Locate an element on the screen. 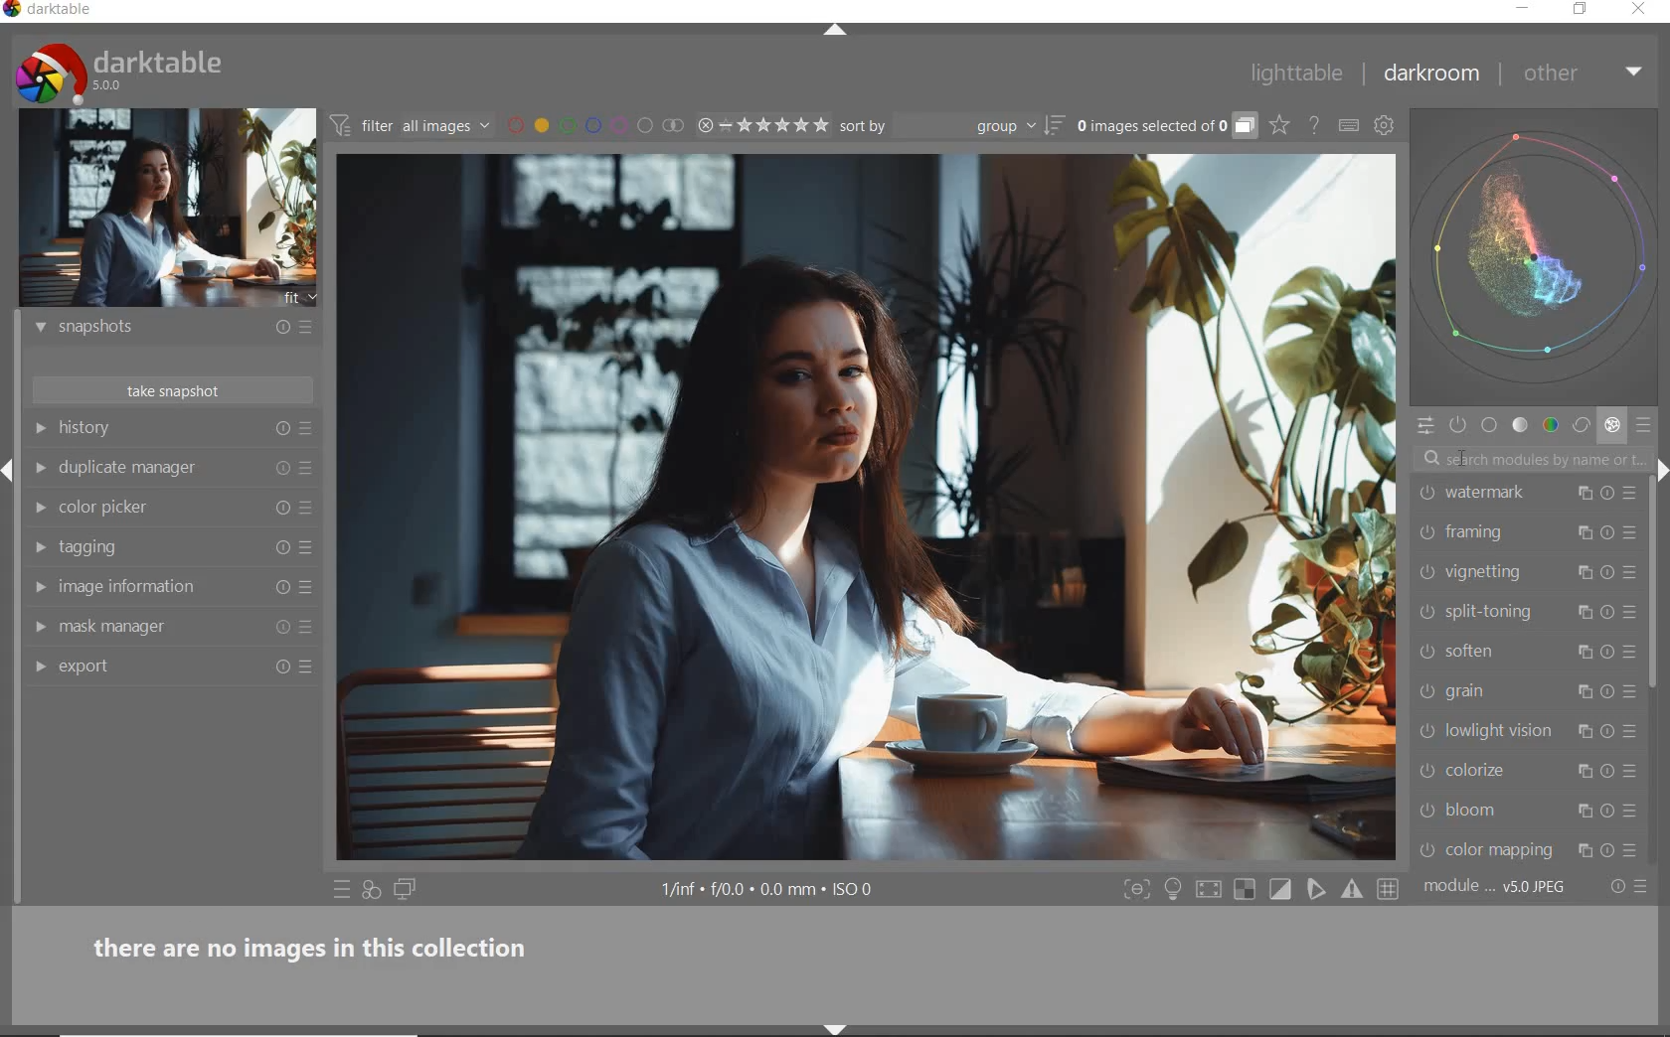 The height and width of the screenshot is (1037, 1670). preset and preferences is located at coordinates (305, 431).